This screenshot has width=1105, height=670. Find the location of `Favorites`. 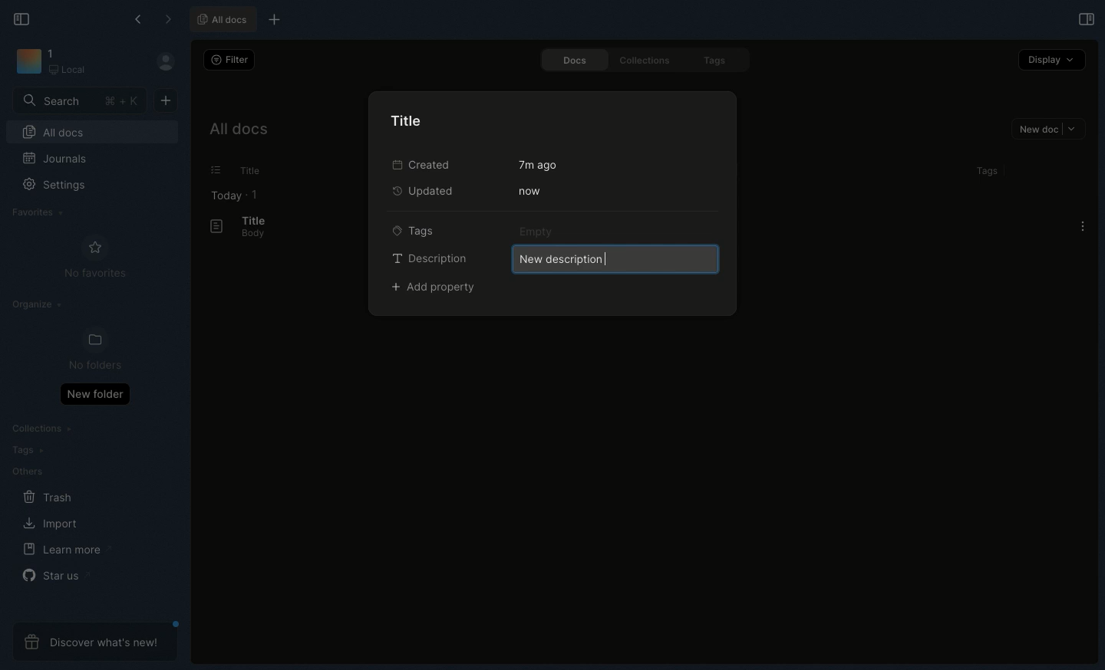

Favorites is located at coordinates (38, 212).